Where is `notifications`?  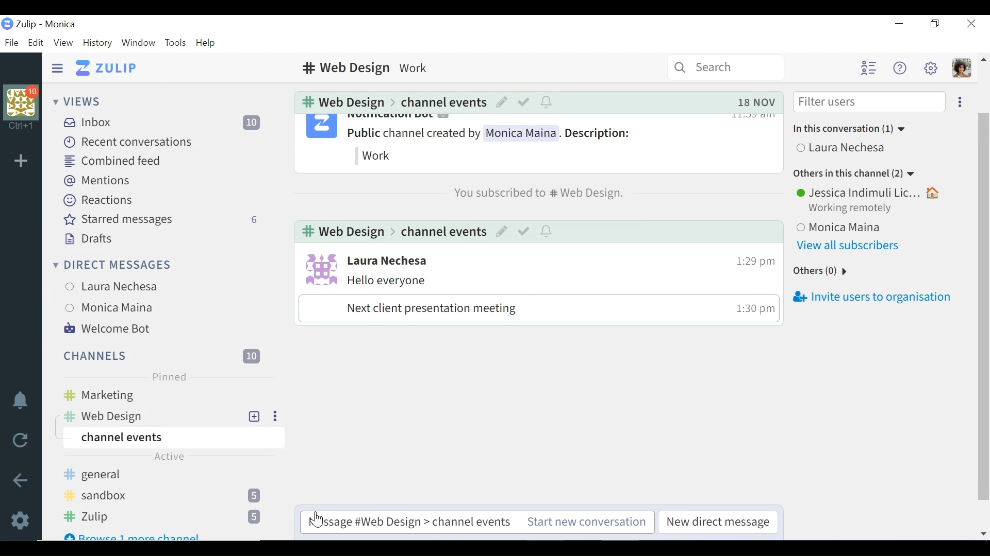 notifications is located at coordinates (20, 399).